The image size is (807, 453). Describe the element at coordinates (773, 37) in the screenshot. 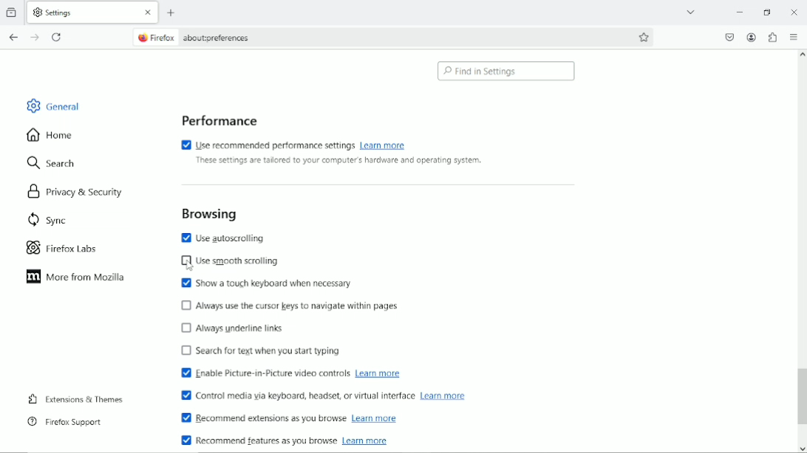

I see `extensions` at that location.